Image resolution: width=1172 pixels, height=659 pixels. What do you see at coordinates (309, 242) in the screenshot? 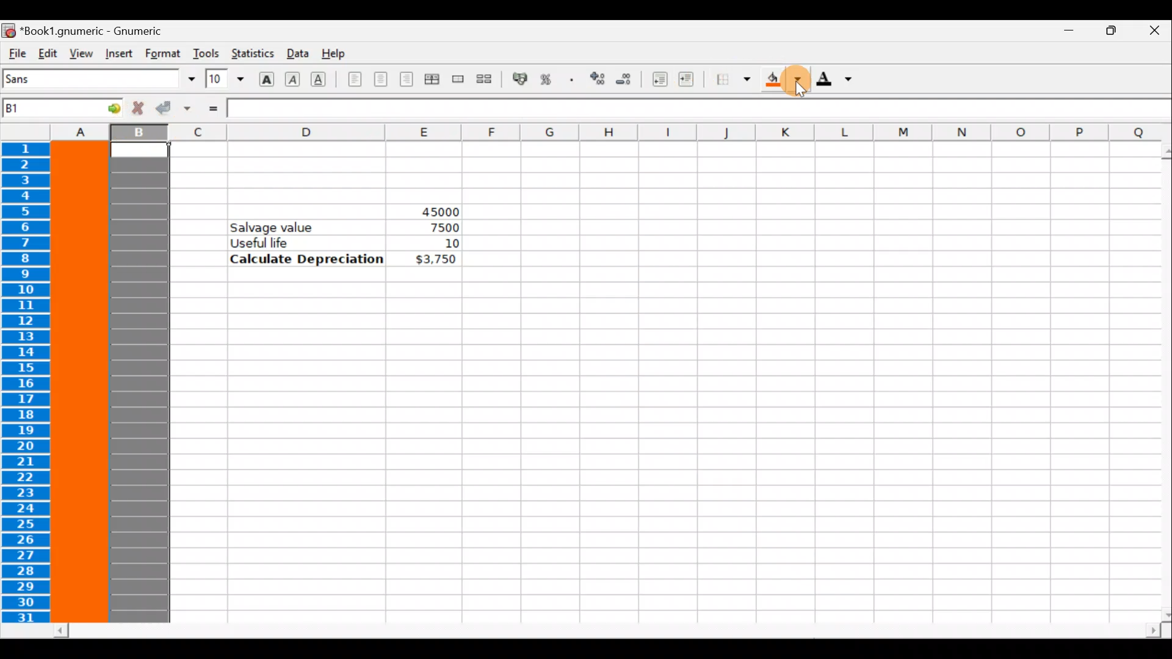
I see `Useful life` at bounding box center [309, 242].